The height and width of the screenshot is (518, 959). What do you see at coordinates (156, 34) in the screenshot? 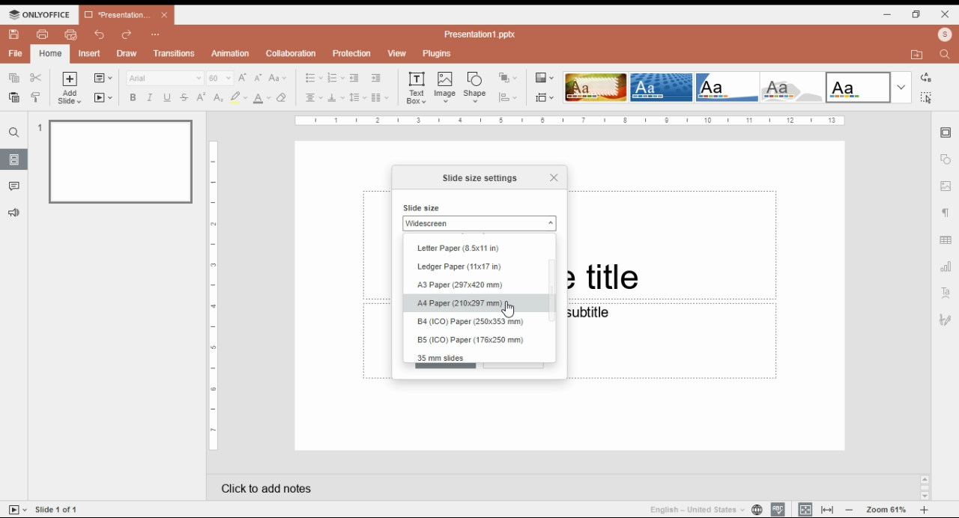
I see `Customize quick access` at bounding box center [156, 34].